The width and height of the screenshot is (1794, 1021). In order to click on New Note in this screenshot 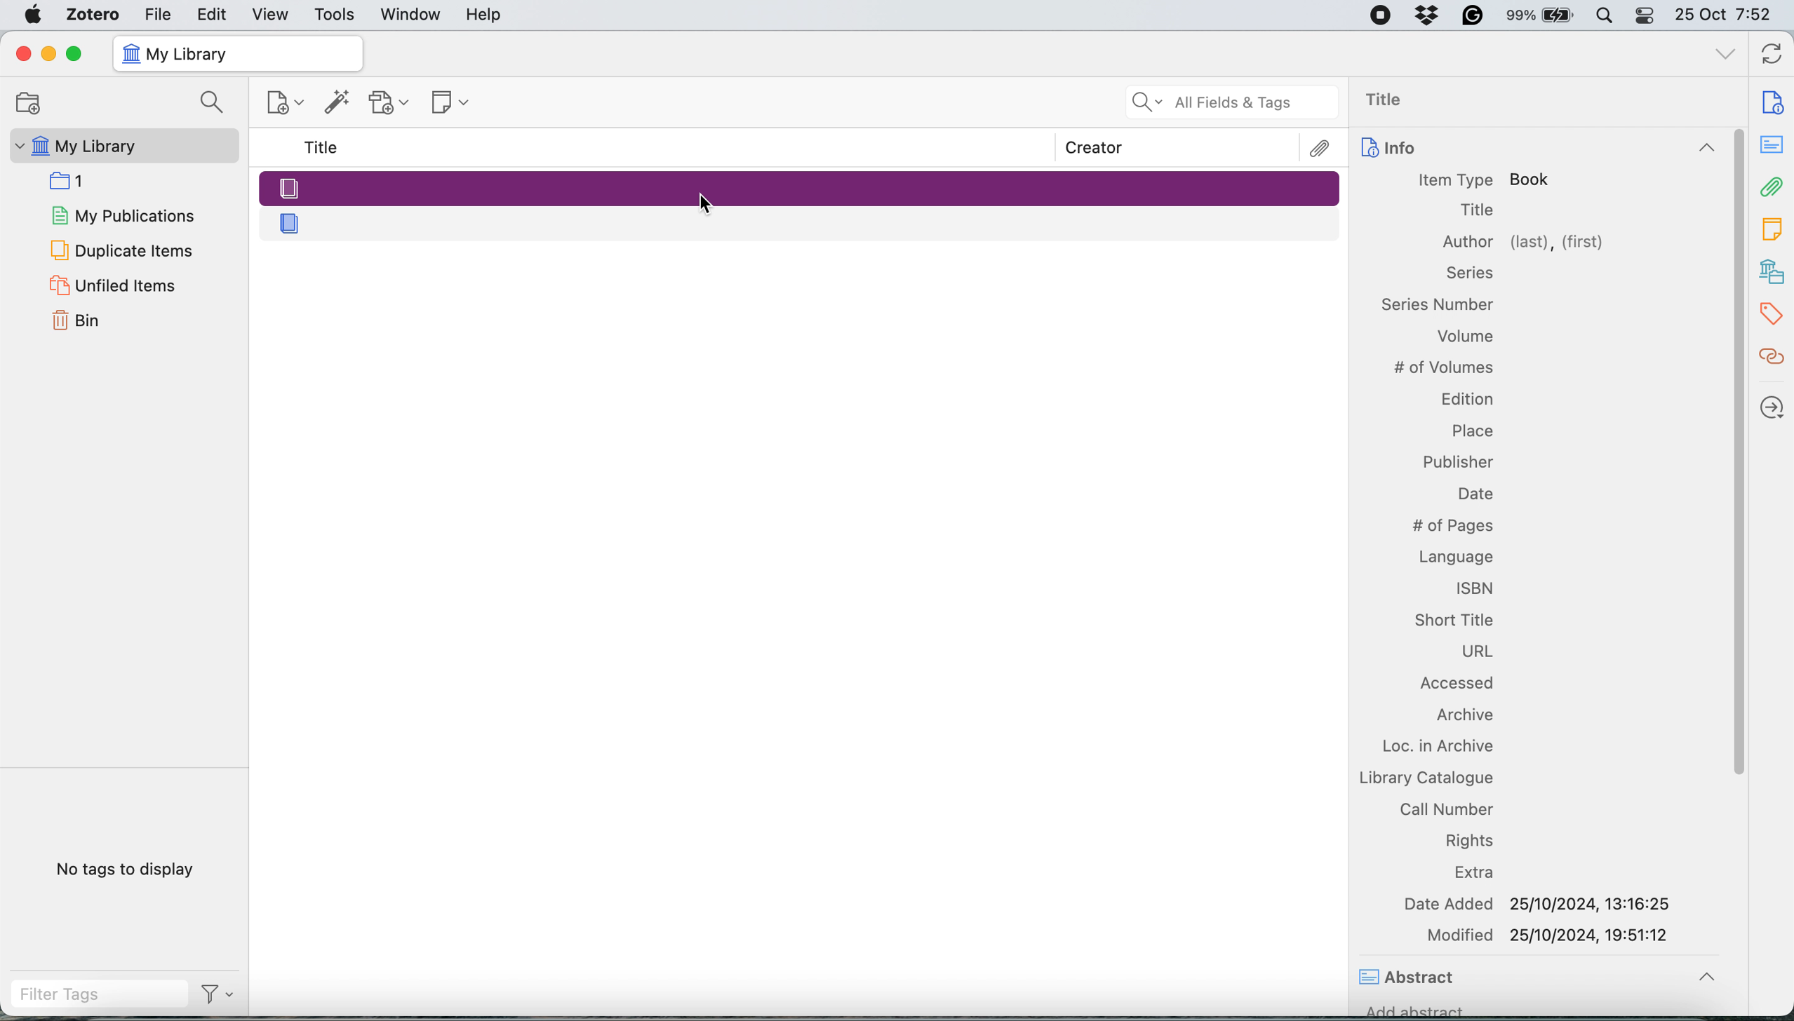, I will do `click(452, 104)`.